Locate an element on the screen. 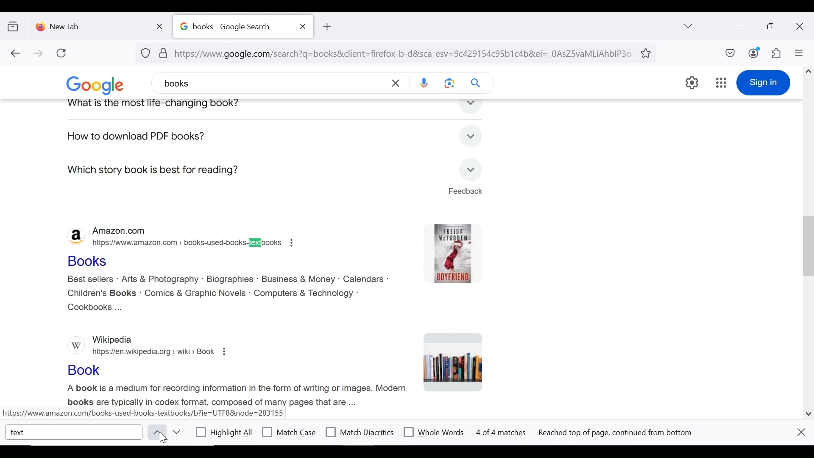 Image resolution: width=814 pixels, height=458 pixels.  is located at coordinates (233, 394).